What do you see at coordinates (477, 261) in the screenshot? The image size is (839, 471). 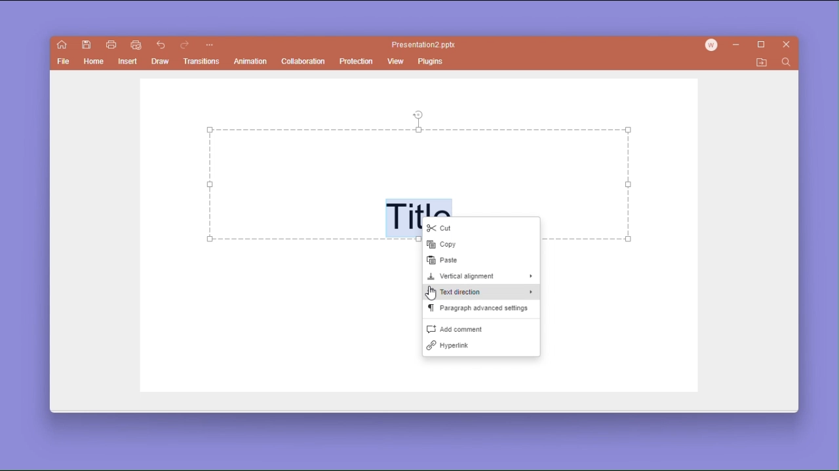 I see `paste` at bounding box center [477, 261].